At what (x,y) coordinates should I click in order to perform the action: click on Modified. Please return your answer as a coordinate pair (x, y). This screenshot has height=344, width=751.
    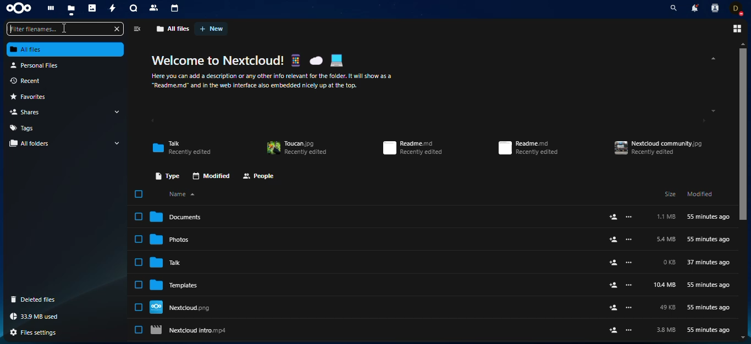
    Looking at the image, I should click on (700, 193).